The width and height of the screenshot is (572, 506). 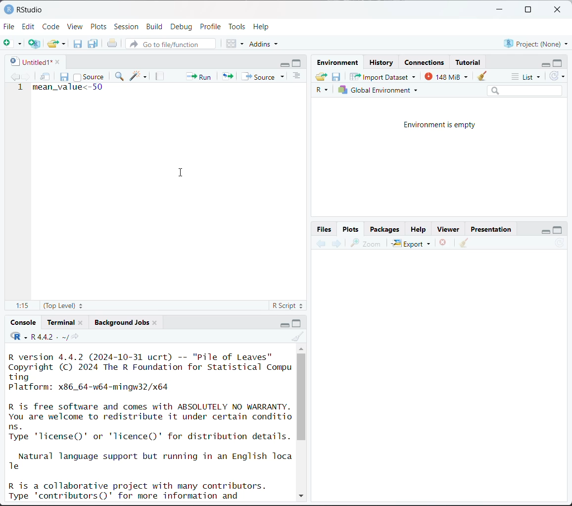 What do you see at coordinates (21, 306) in the screenshot?
I see `1:1` at bounding box center [21, 306].